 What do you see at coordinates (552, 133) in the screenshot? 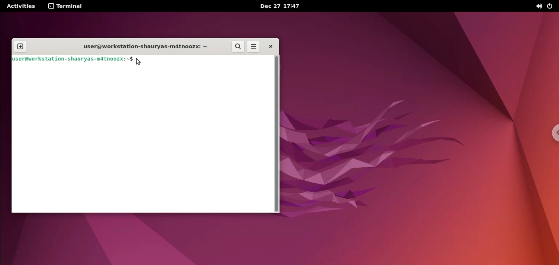
I see `chrome options` at bounding box center [552, 133].